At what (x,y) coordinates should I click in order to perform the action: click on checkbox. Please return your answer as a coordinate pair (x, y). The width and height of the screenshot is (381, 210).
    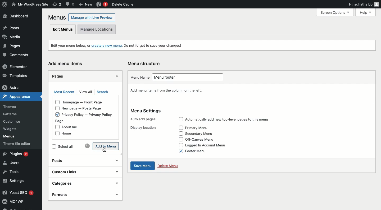
    Looking at the image, I should click on (57, 115).